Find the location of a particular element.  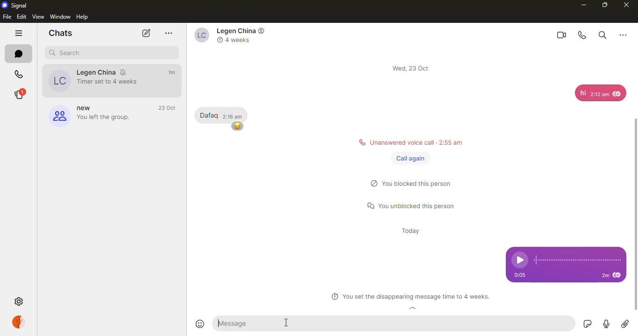

call again is located at coordinates (411, 159).